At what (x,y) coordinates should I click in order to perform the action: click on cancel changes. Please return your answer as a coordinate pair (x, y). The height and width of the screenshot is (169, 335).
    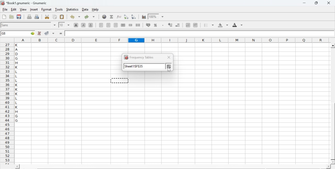
    Looking at the image, I should click on (40, 33).